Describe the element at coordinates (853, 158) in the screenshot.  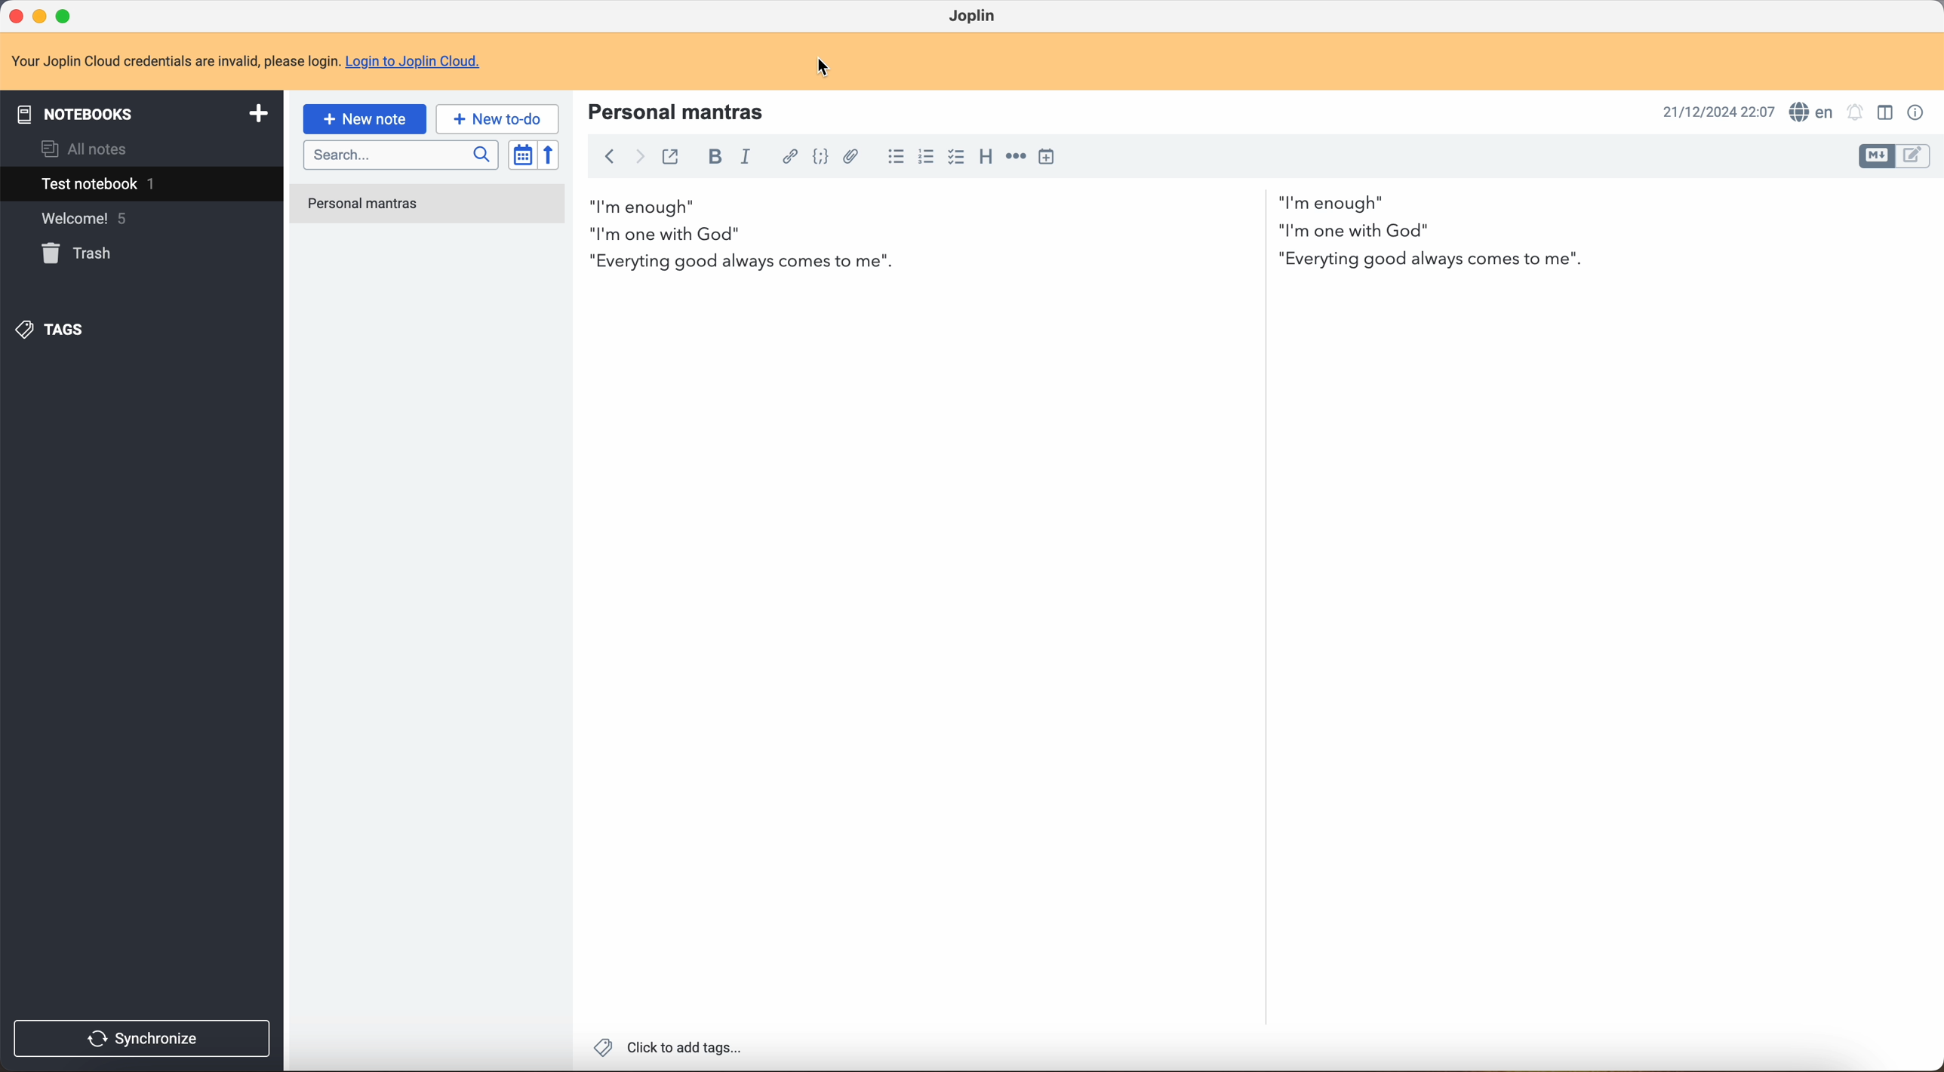
I see `attach file` at that location.